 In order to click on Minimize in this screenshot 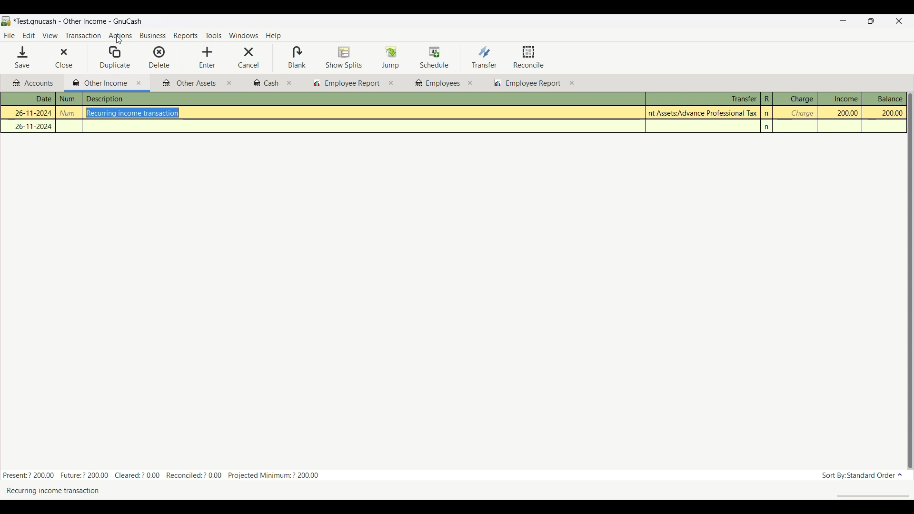, I will do `click(840, 21)`.